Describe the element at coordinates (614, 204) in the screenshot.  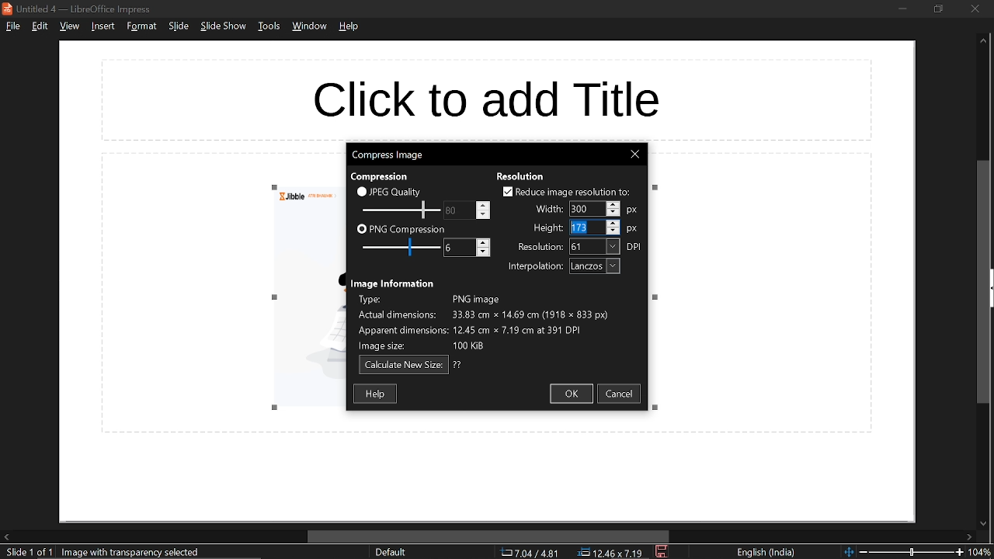
I see `Increase ` at that location.